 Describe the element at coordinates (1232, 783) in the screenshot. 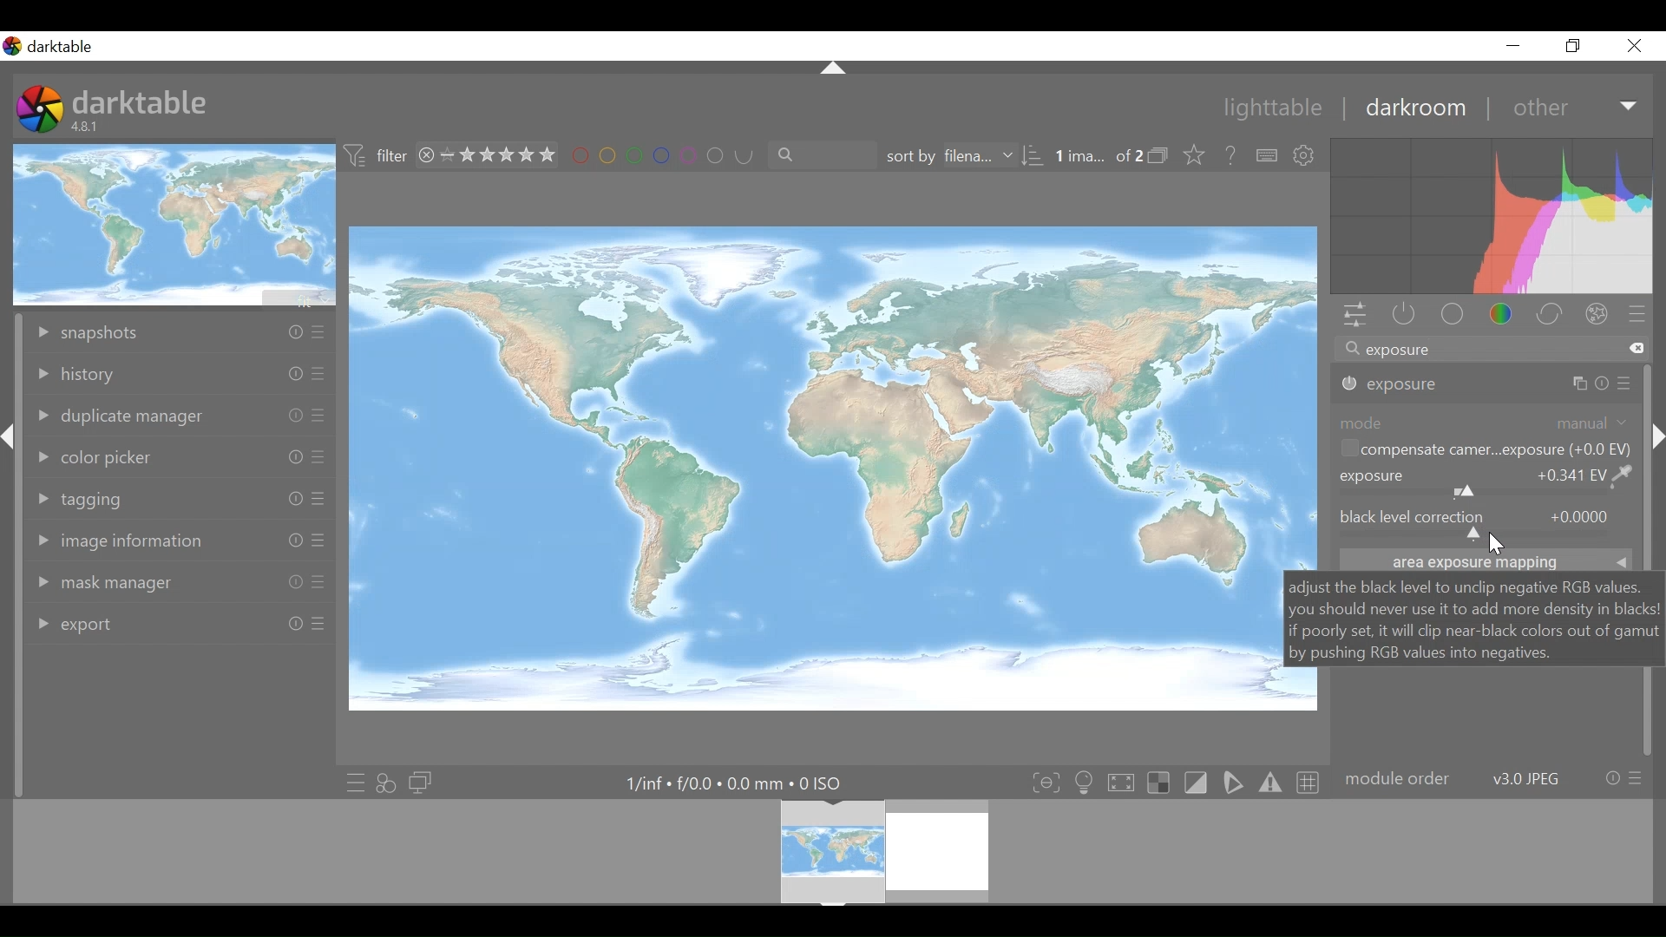

I see `toggle soft proofing` at that location.